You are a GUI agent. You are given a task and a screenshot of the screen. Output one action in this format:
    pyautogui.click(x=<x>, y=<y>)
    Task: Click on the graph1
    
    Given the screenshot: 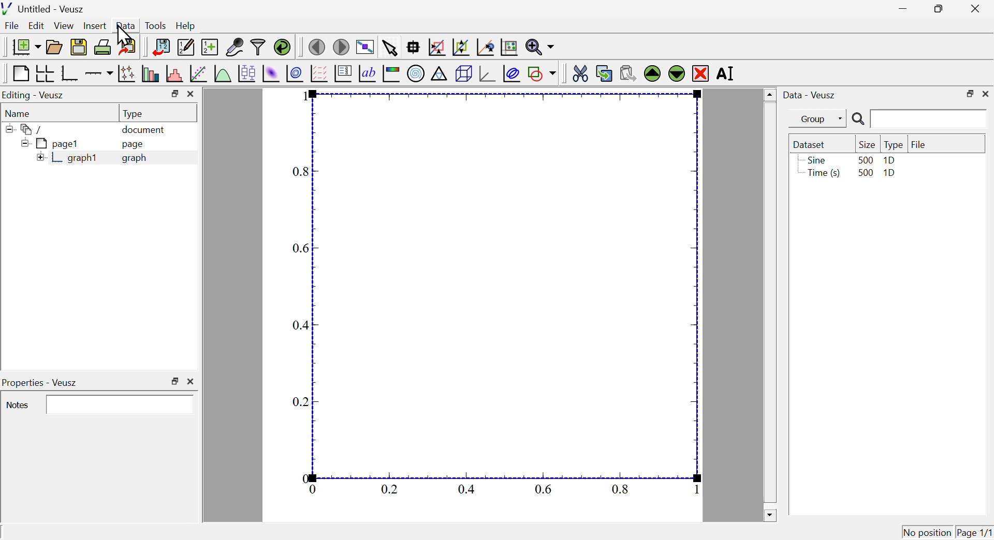 What is the action you would take?
    pyautogui.click(x=69, y=158)
    